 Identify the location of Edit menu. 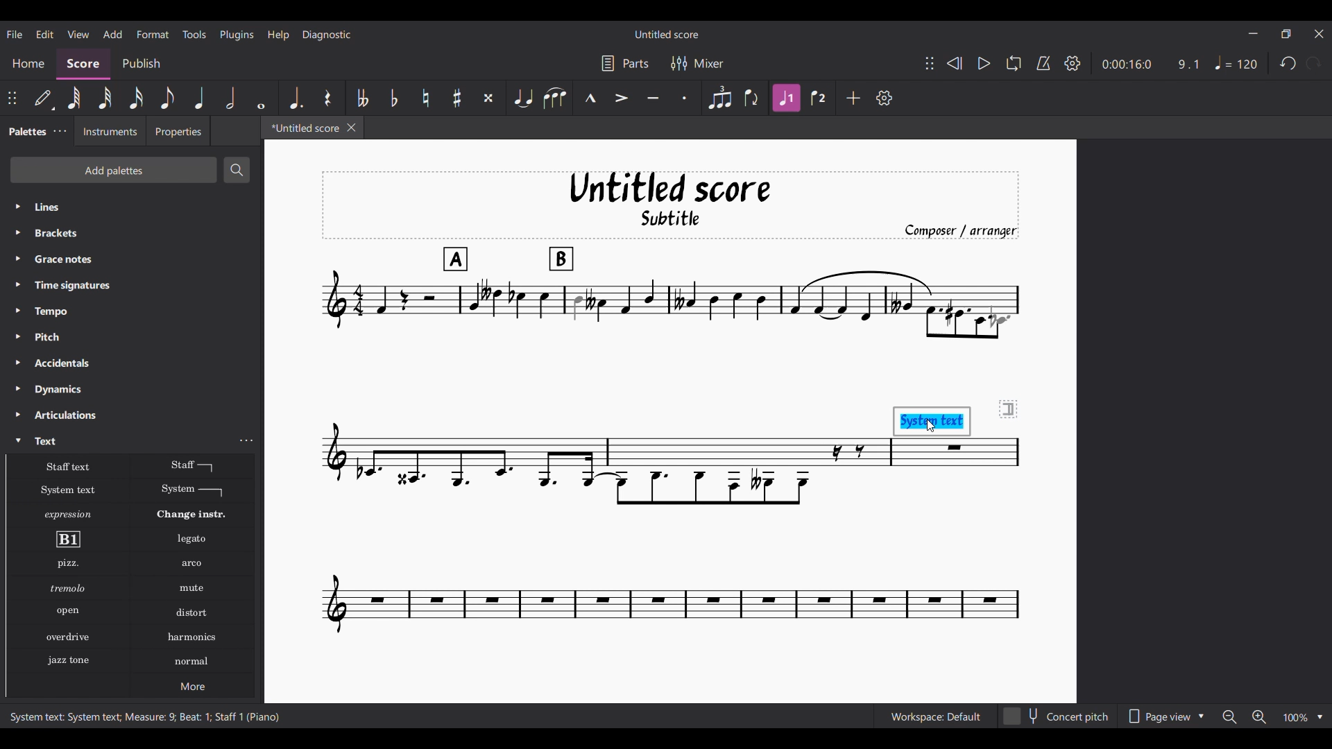
(45, 35).